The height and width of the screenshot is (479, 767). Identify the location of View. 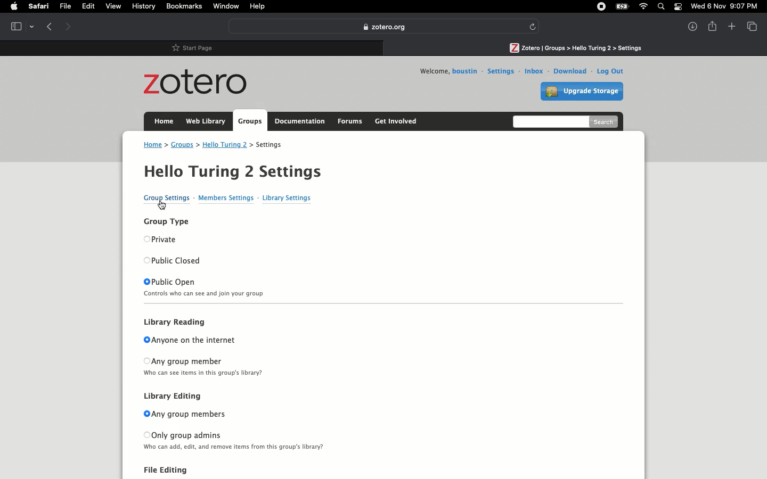
(751, 26).